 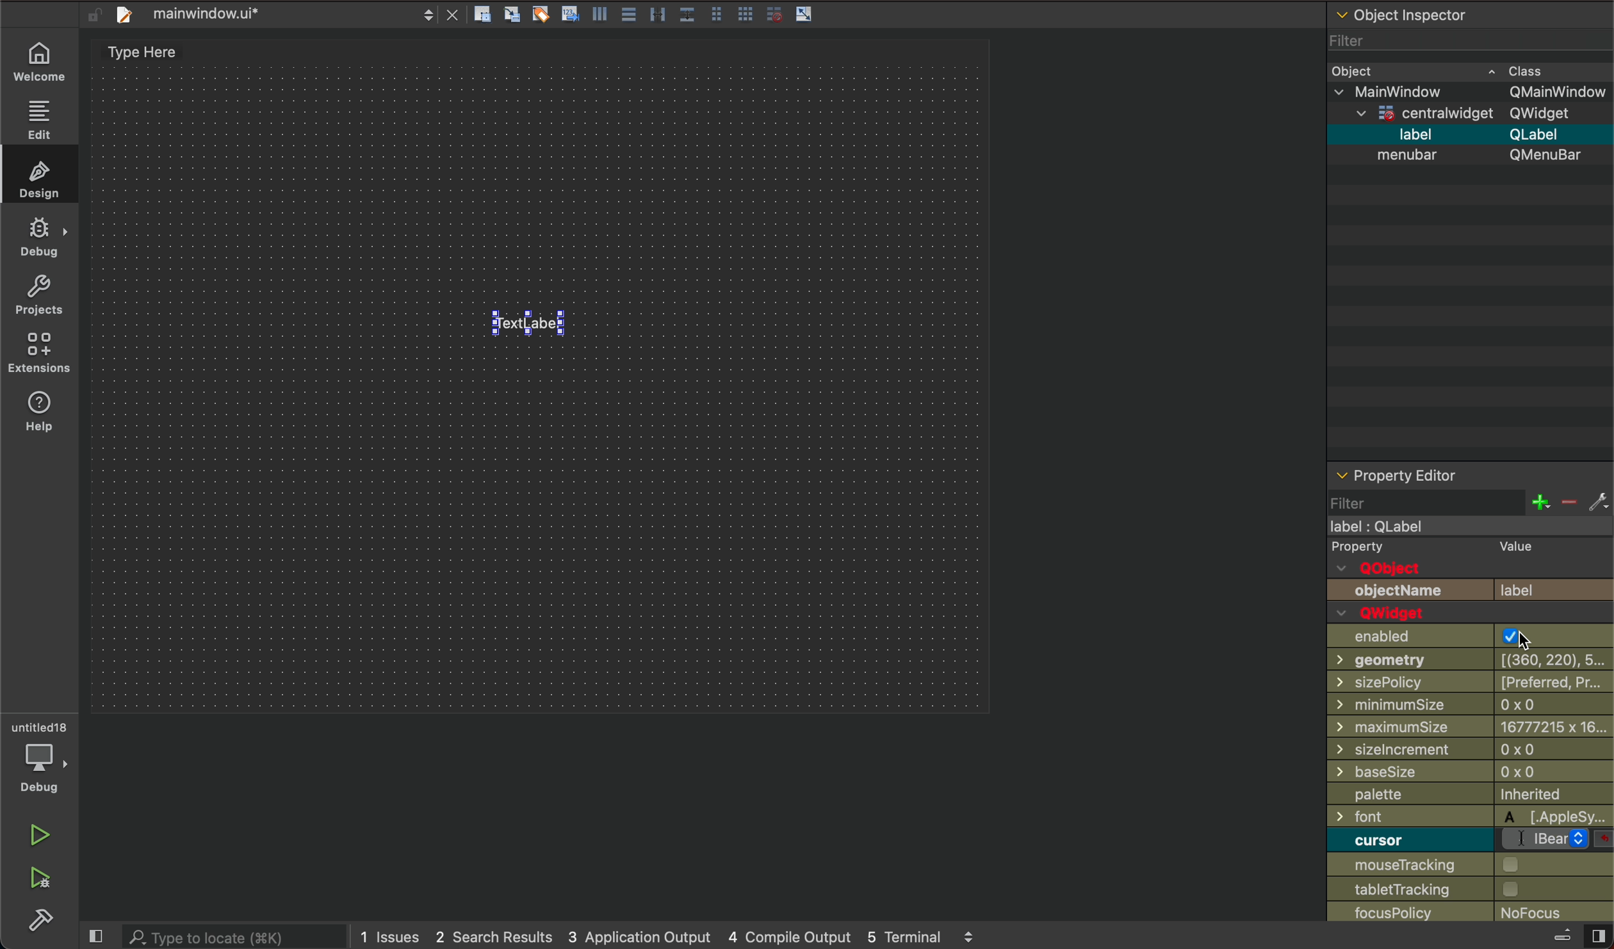 I want to click on cursor, so click(x=1519, y=642).